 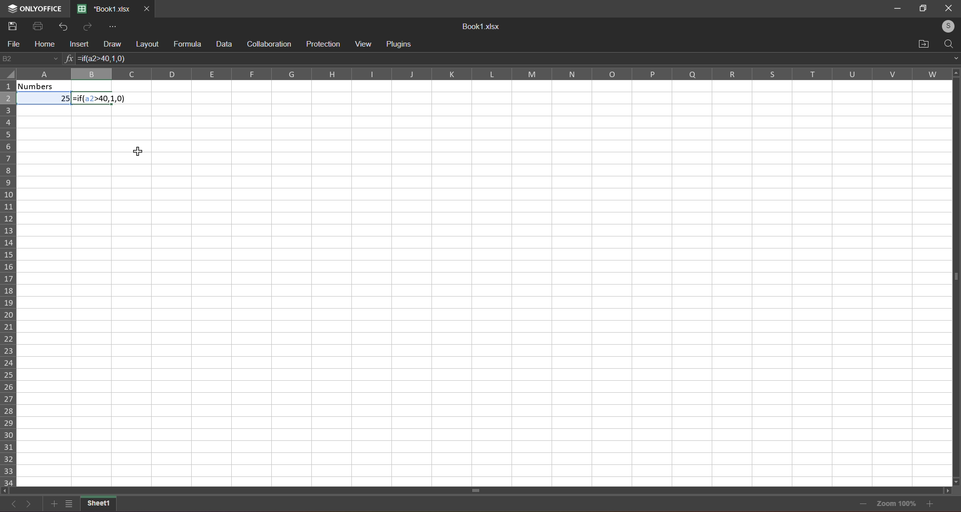 What do you see at coordinates (137, 152) in the screenshot?
I see `cursor` at bounding box center [137, 152].